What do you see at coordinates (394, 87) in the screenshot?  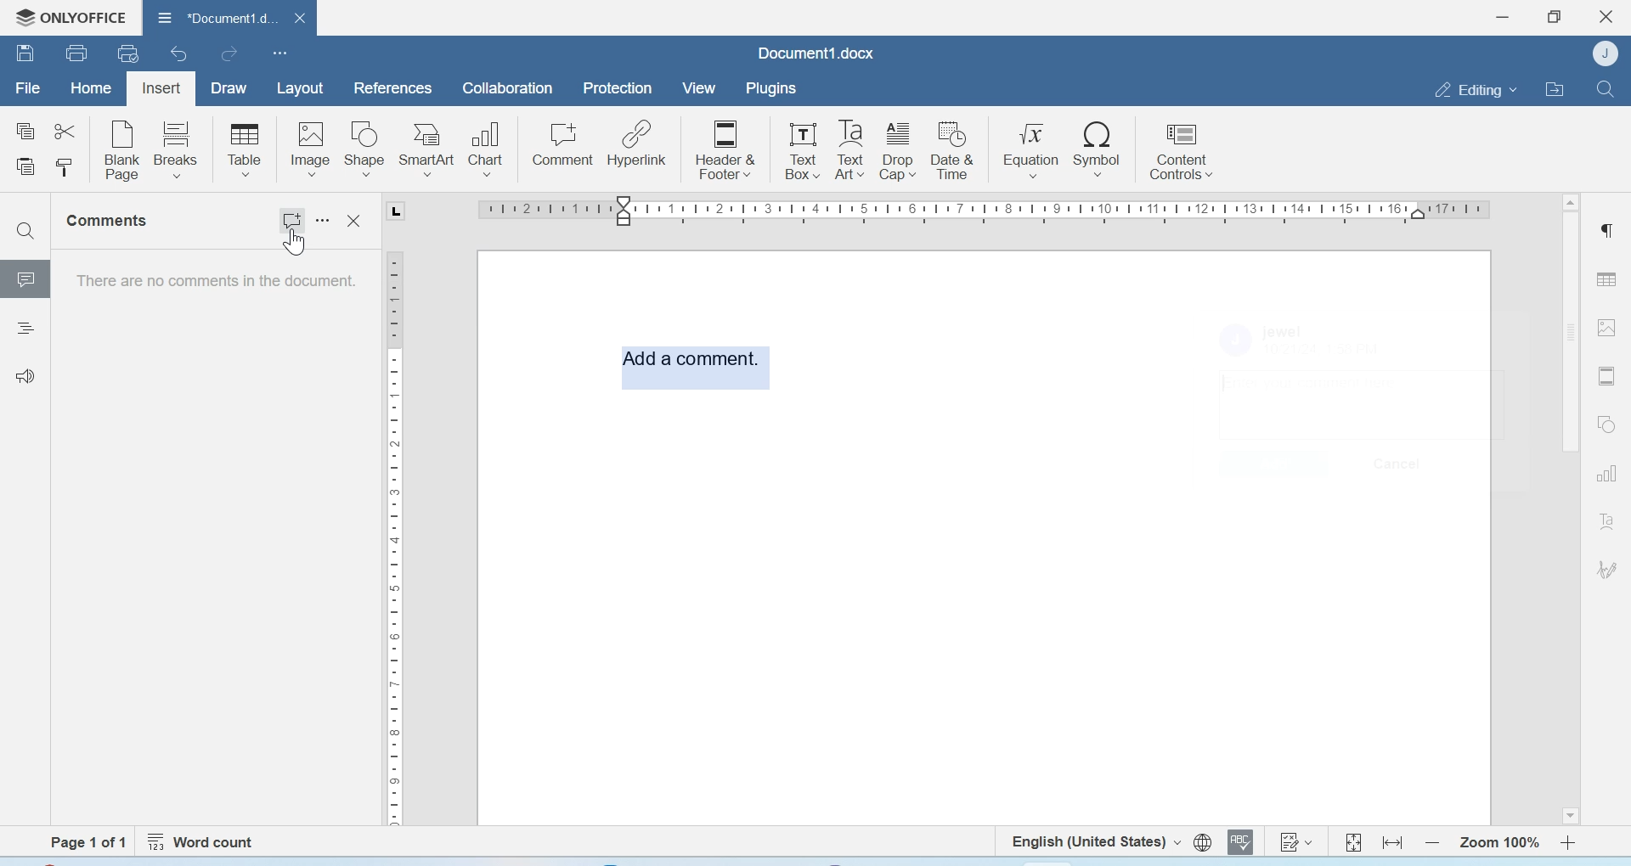 I see `References` at bounding box center [394, 87].